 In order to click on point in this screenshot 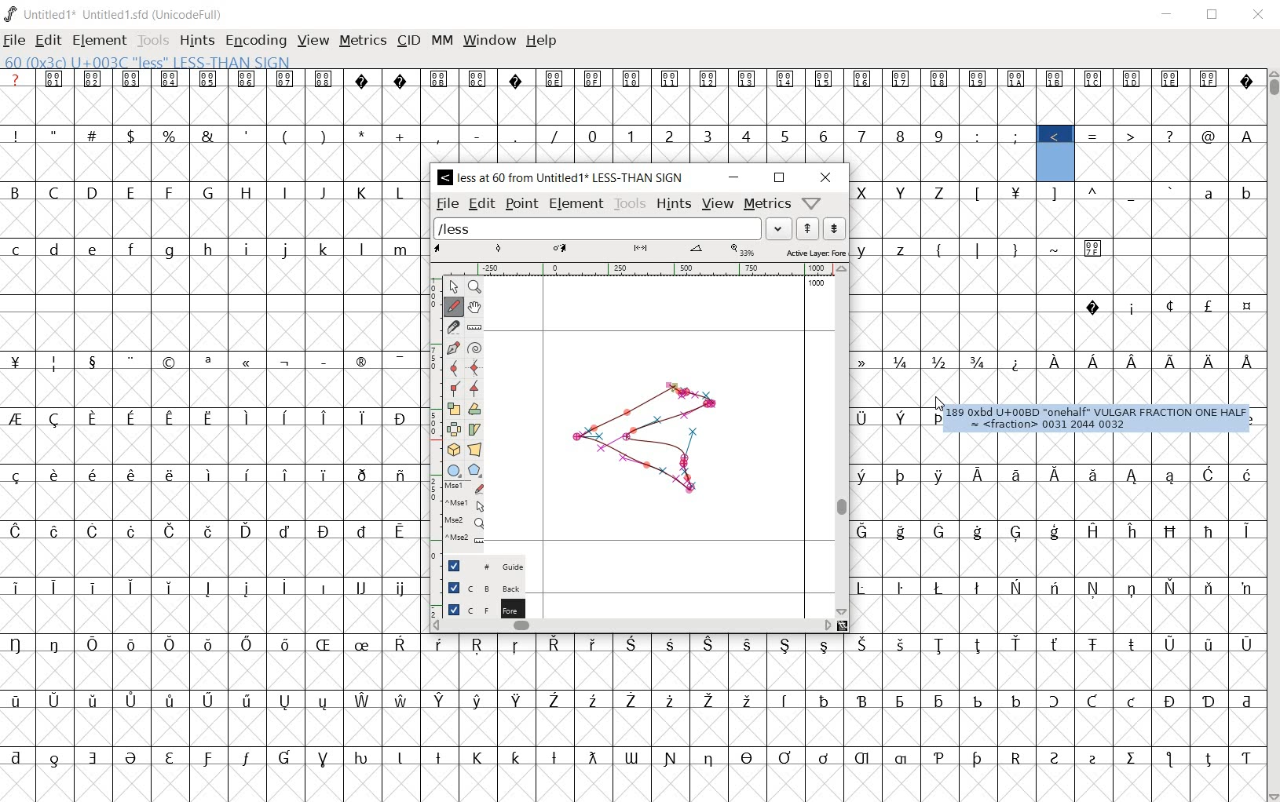, I will do `click(521, 204)`.